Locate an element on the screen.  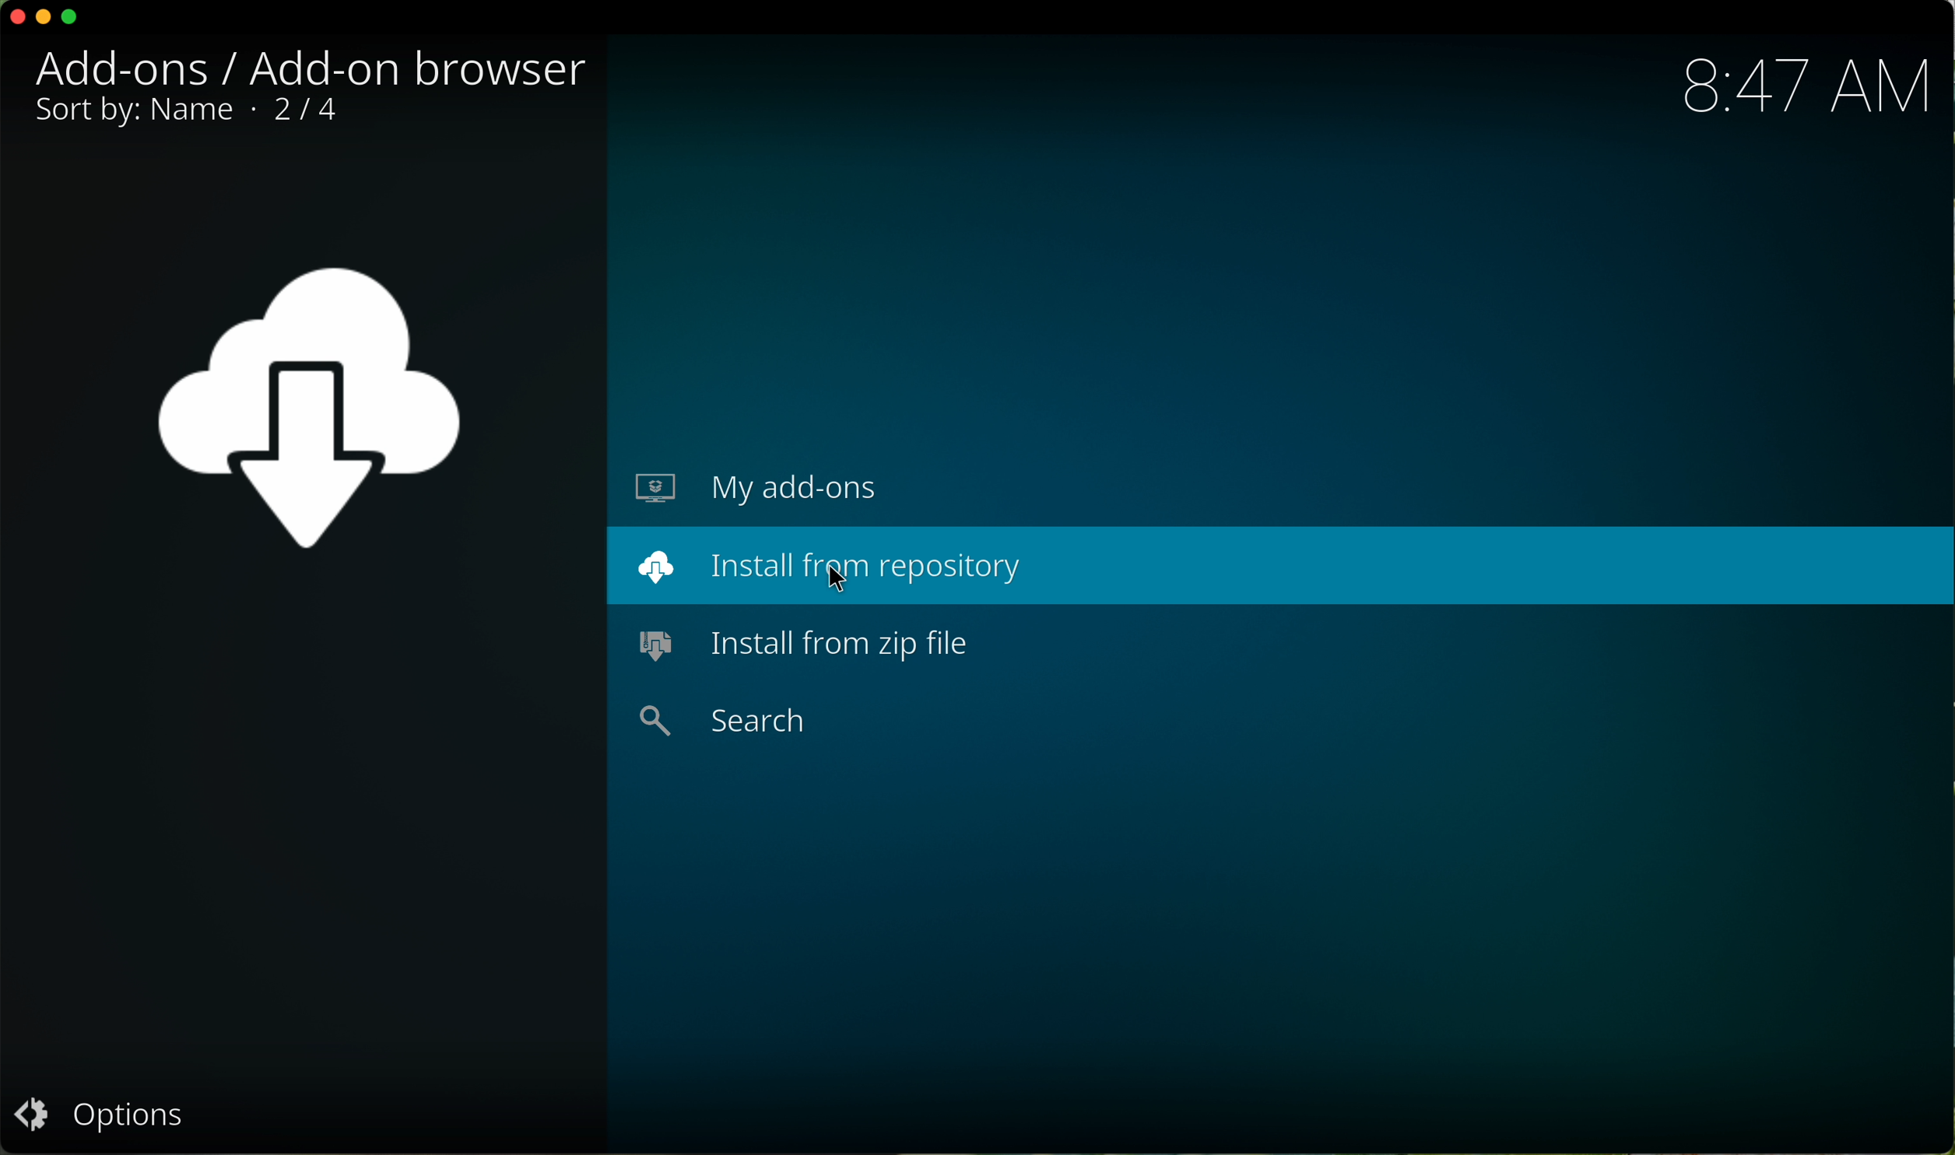
2/4 is located at coordinates (292, 113).